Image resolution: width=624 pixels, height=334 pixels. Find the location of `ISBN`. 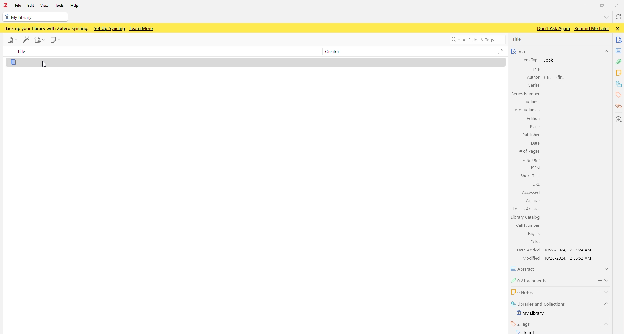

ISBN is located at coordinates (536, 168).